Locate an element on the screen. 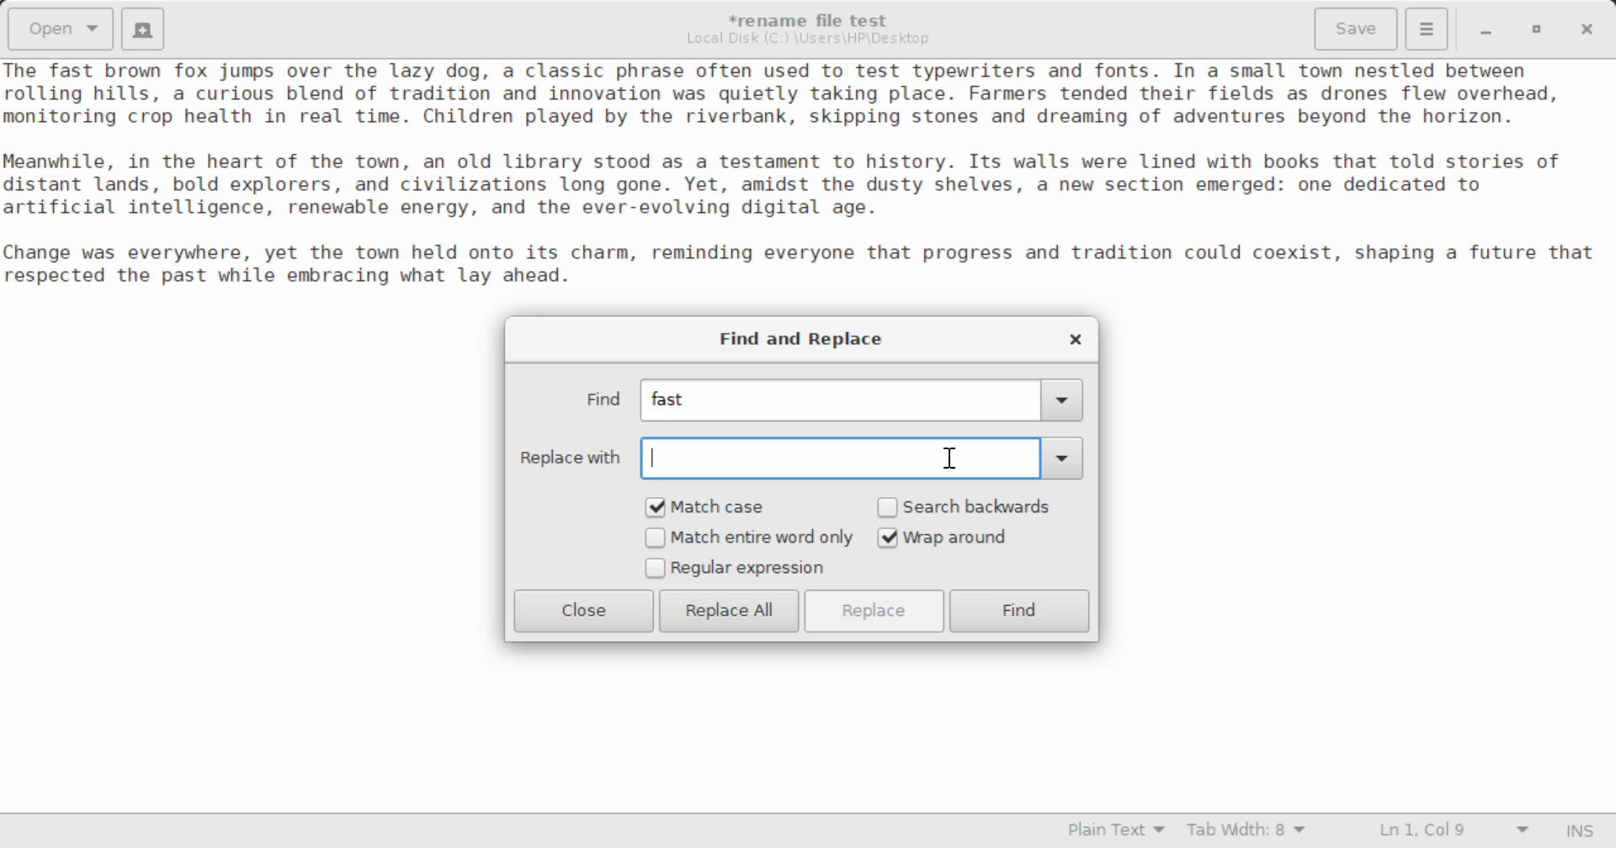 The height and width of the screenshot is (848, 1616). Selected Language is located at coordinates (1107, 832).